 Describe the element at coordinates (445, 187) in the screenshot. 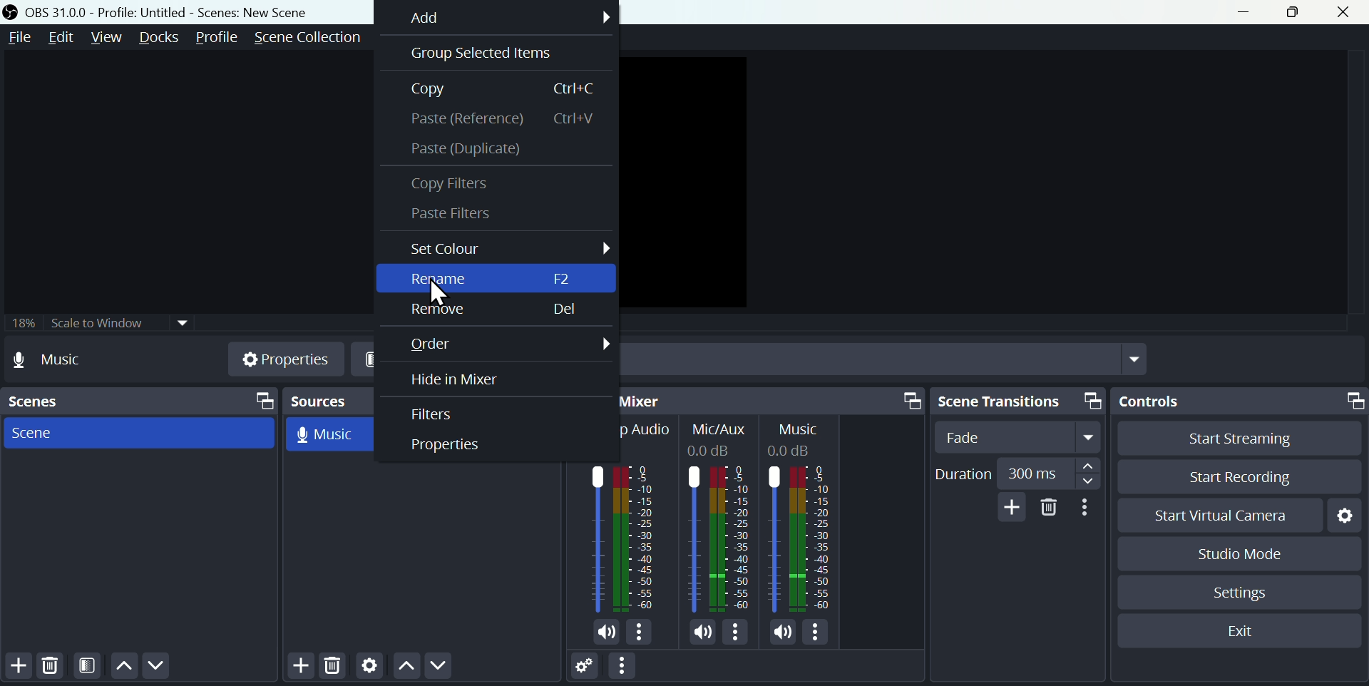

I see `copy filters` at that location.